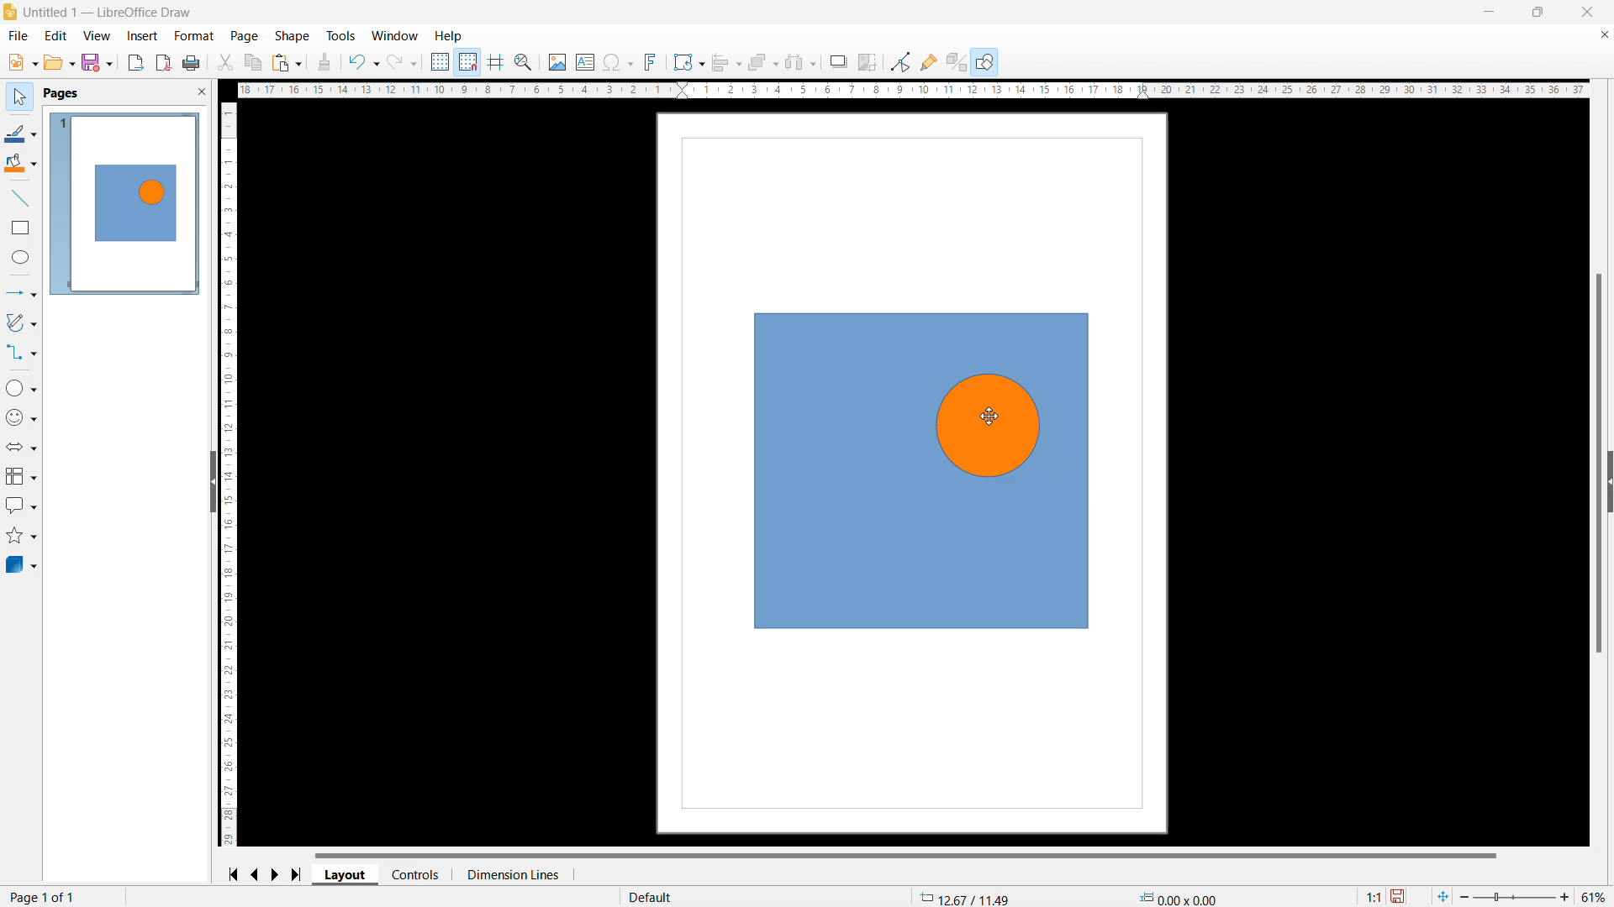  Describe the element at coordinates (967, 894) in the screenshot. I see `12.67/11.49` at that location.